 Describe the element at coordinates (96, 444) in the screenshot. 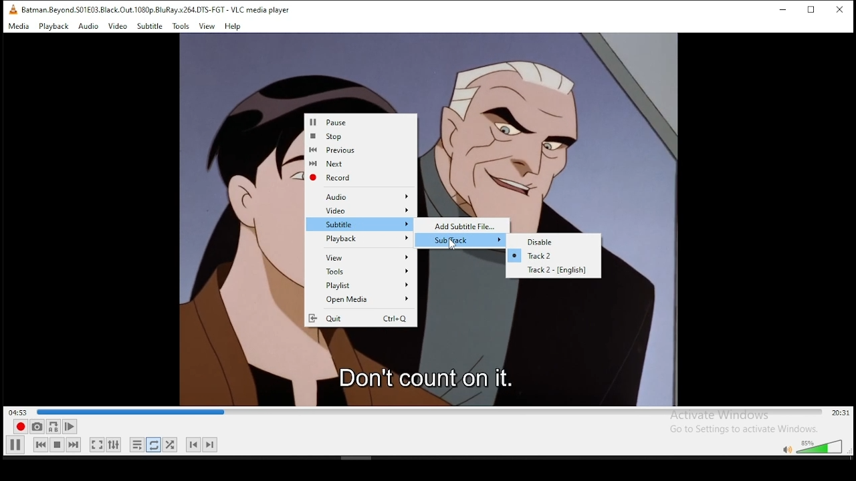

I see `full screen` at that location.